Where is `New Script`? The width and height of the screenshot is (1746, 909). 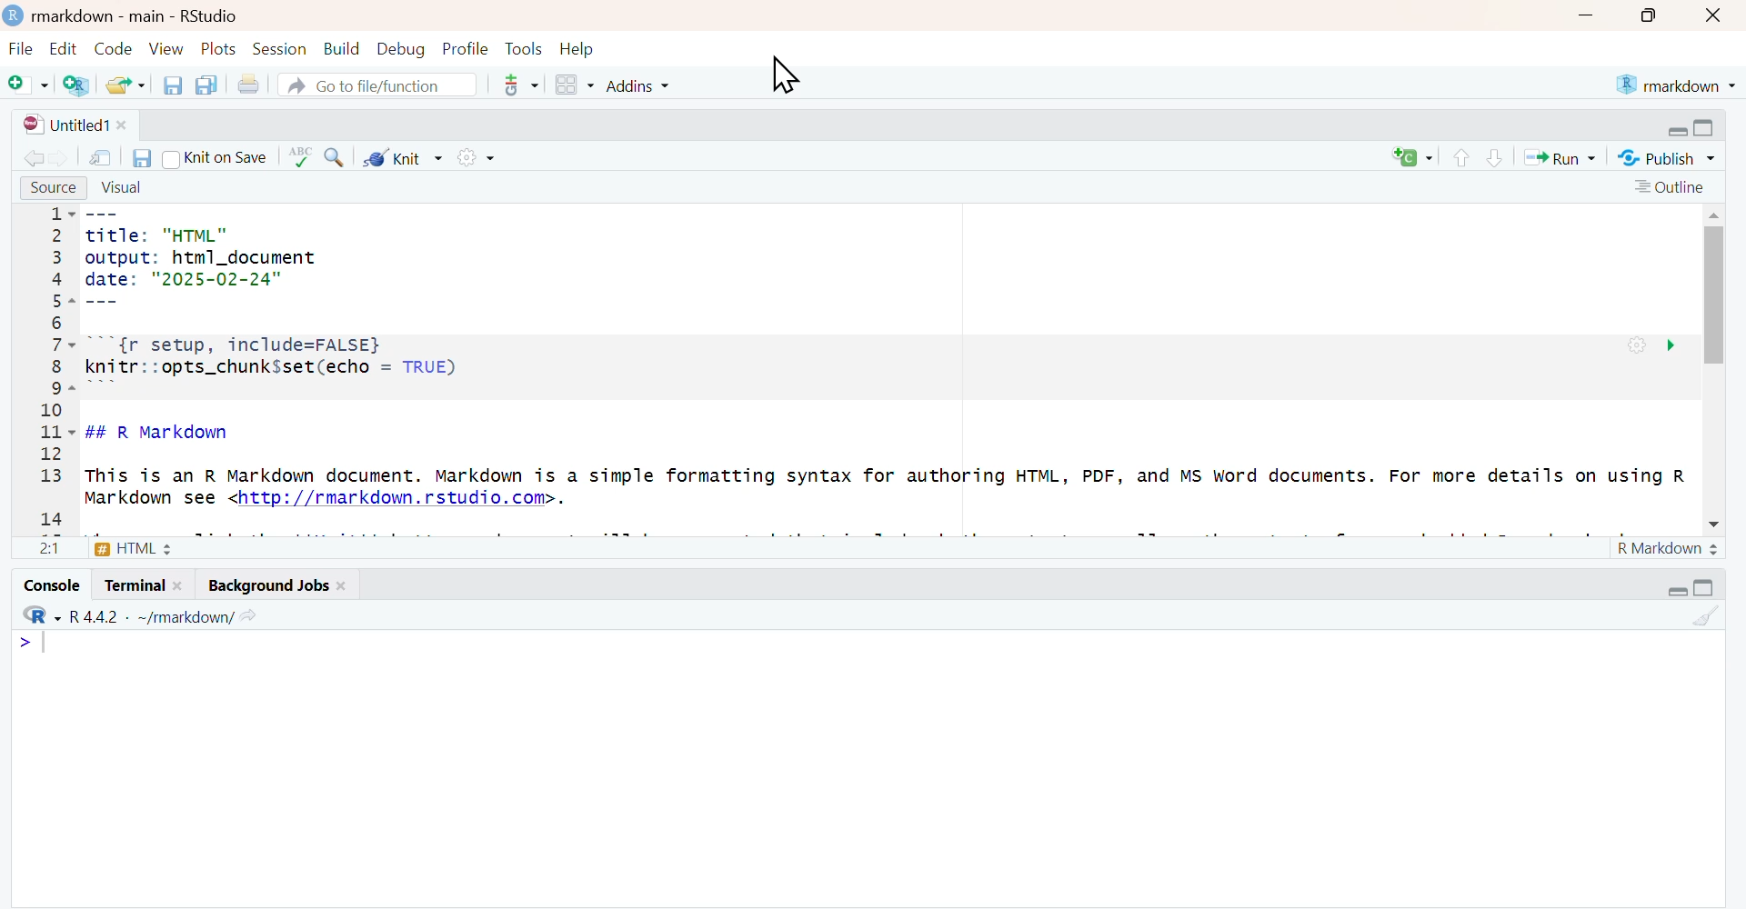 New Script is located at coordinates (1413, 156).